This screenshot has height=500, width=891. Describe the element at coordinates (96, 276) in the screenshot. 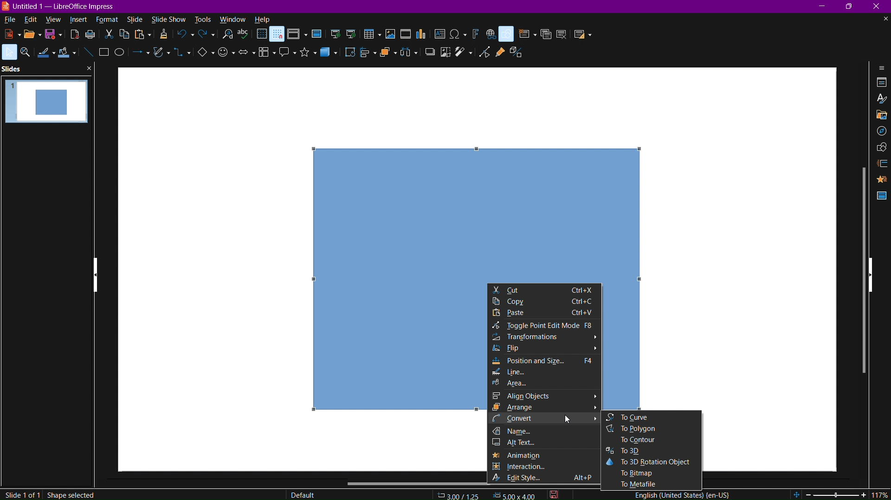

I see `Show` at that location.